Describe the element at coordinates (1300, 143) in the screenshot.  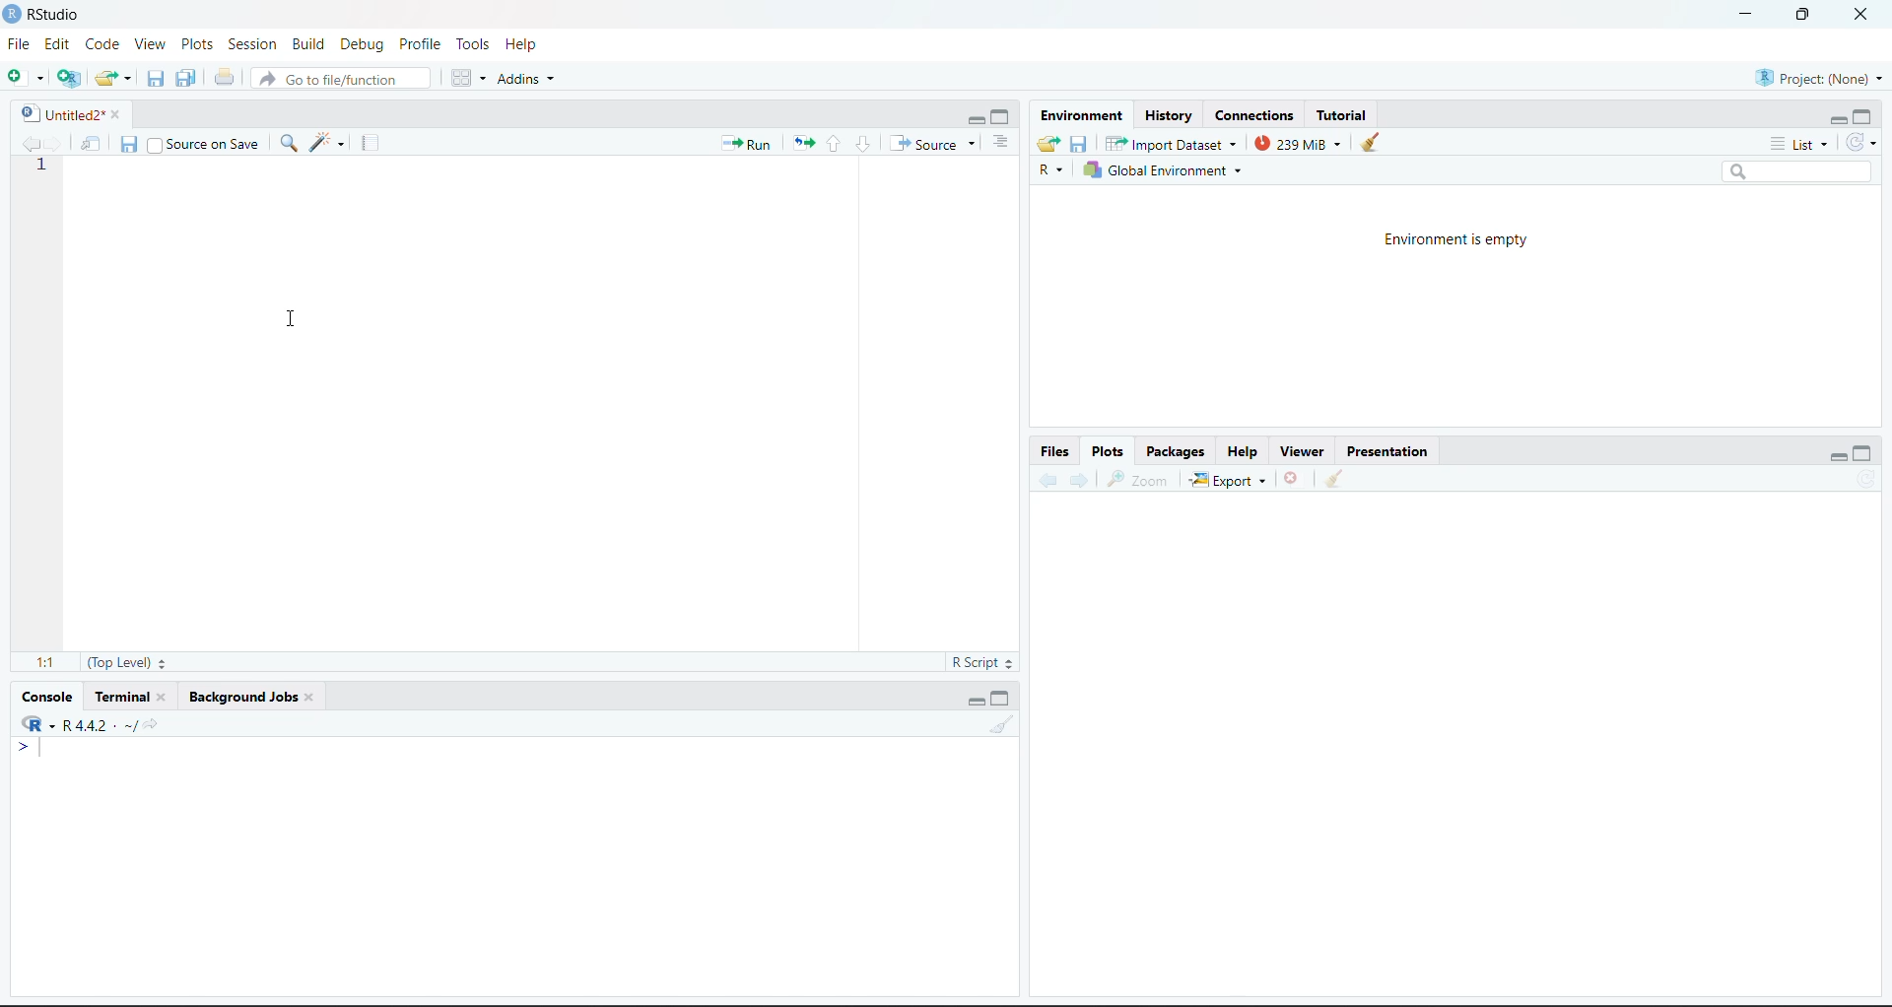
I see `239kib used by R session (Source: Windows System)` at that location.